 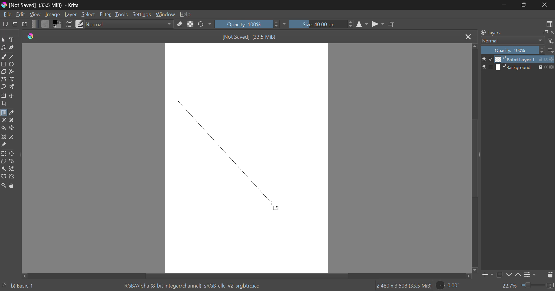 I want to click on Magnetic Selection, so click(x=12, y=176).